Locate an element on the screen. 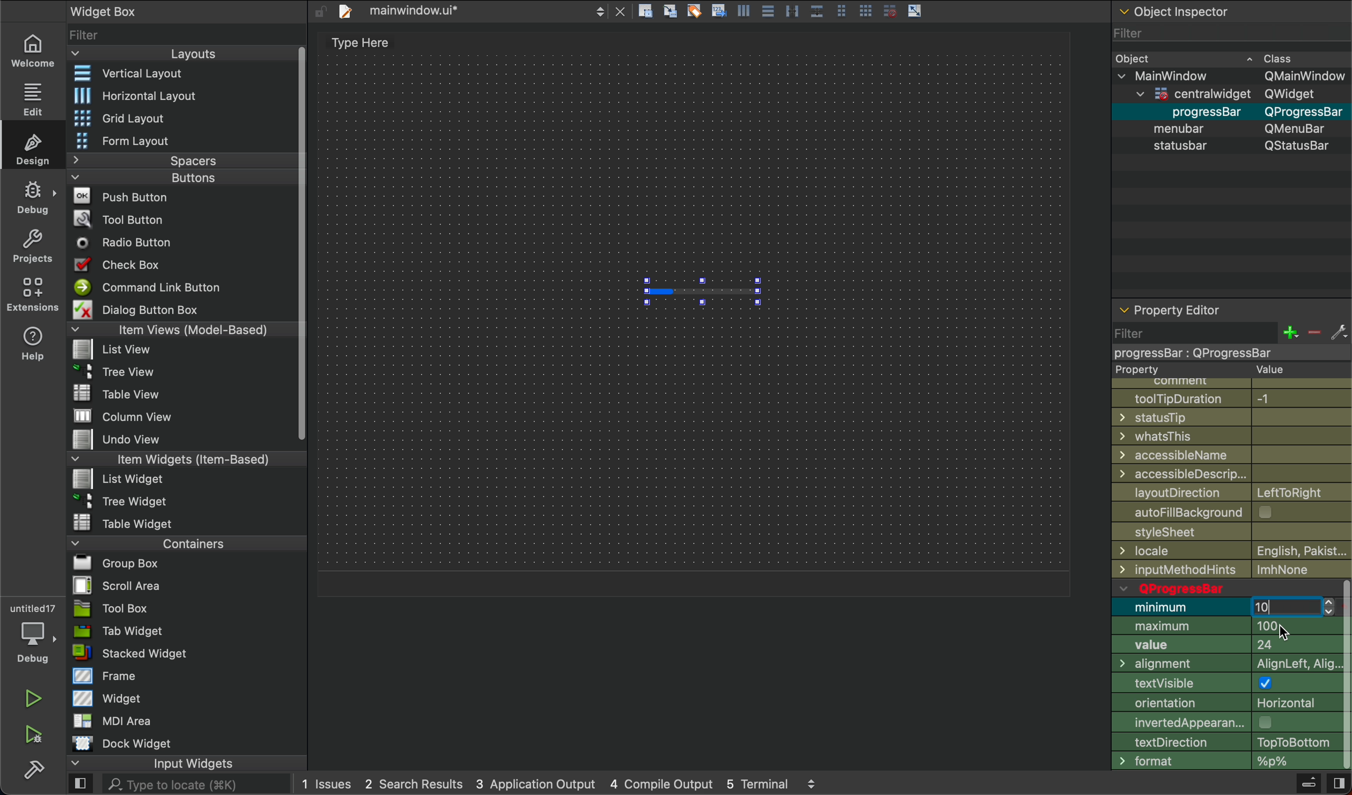  Layout is located at coordinates (173, 54).